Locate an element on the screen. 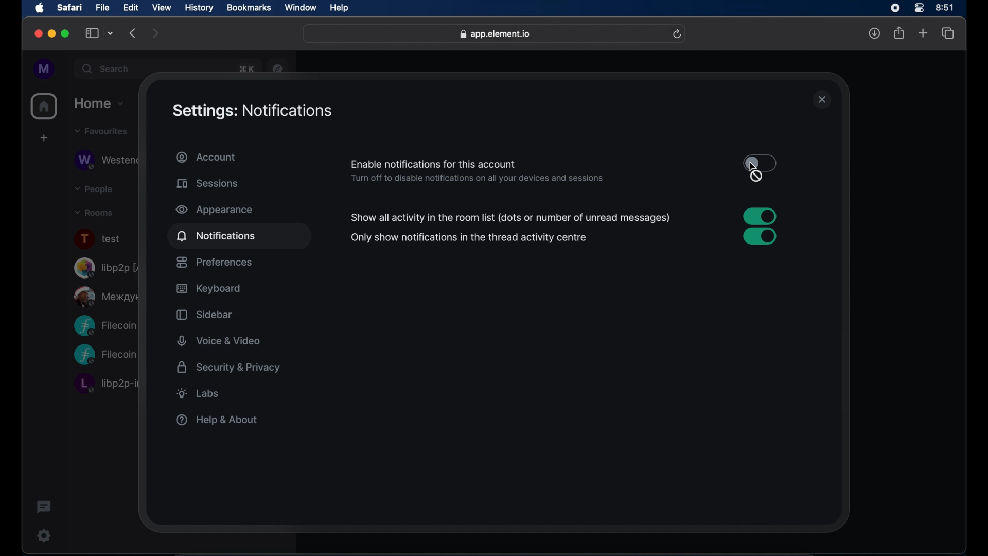 Image resolution: width=988 pixels, height=556 pixels. test room is located at coordinates (96, 239).